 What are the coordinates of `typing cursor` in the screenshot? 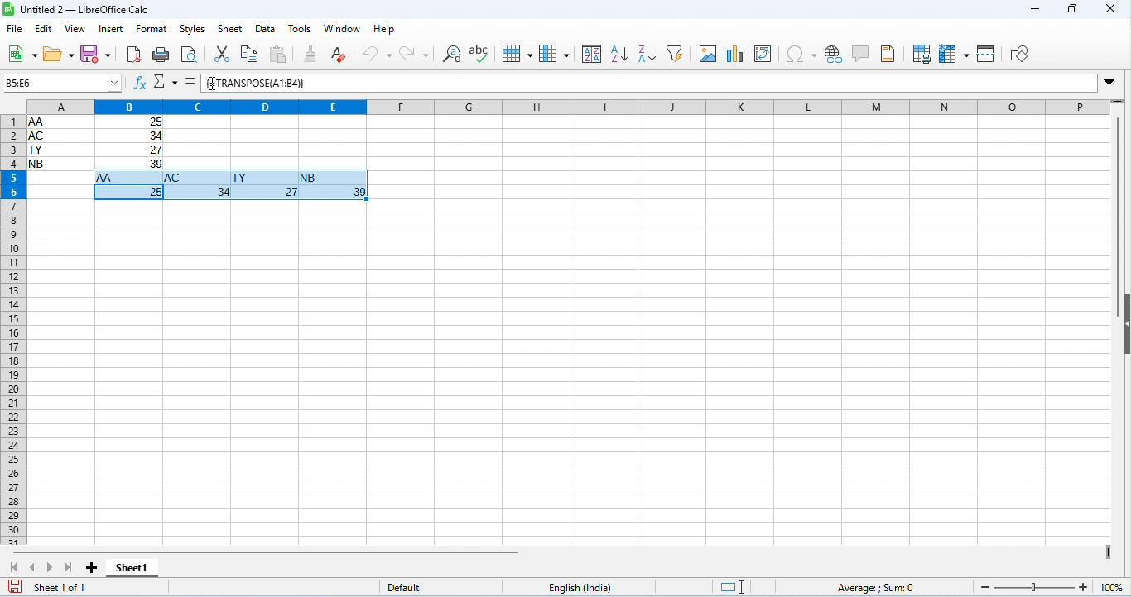 It's located at (214, 84).